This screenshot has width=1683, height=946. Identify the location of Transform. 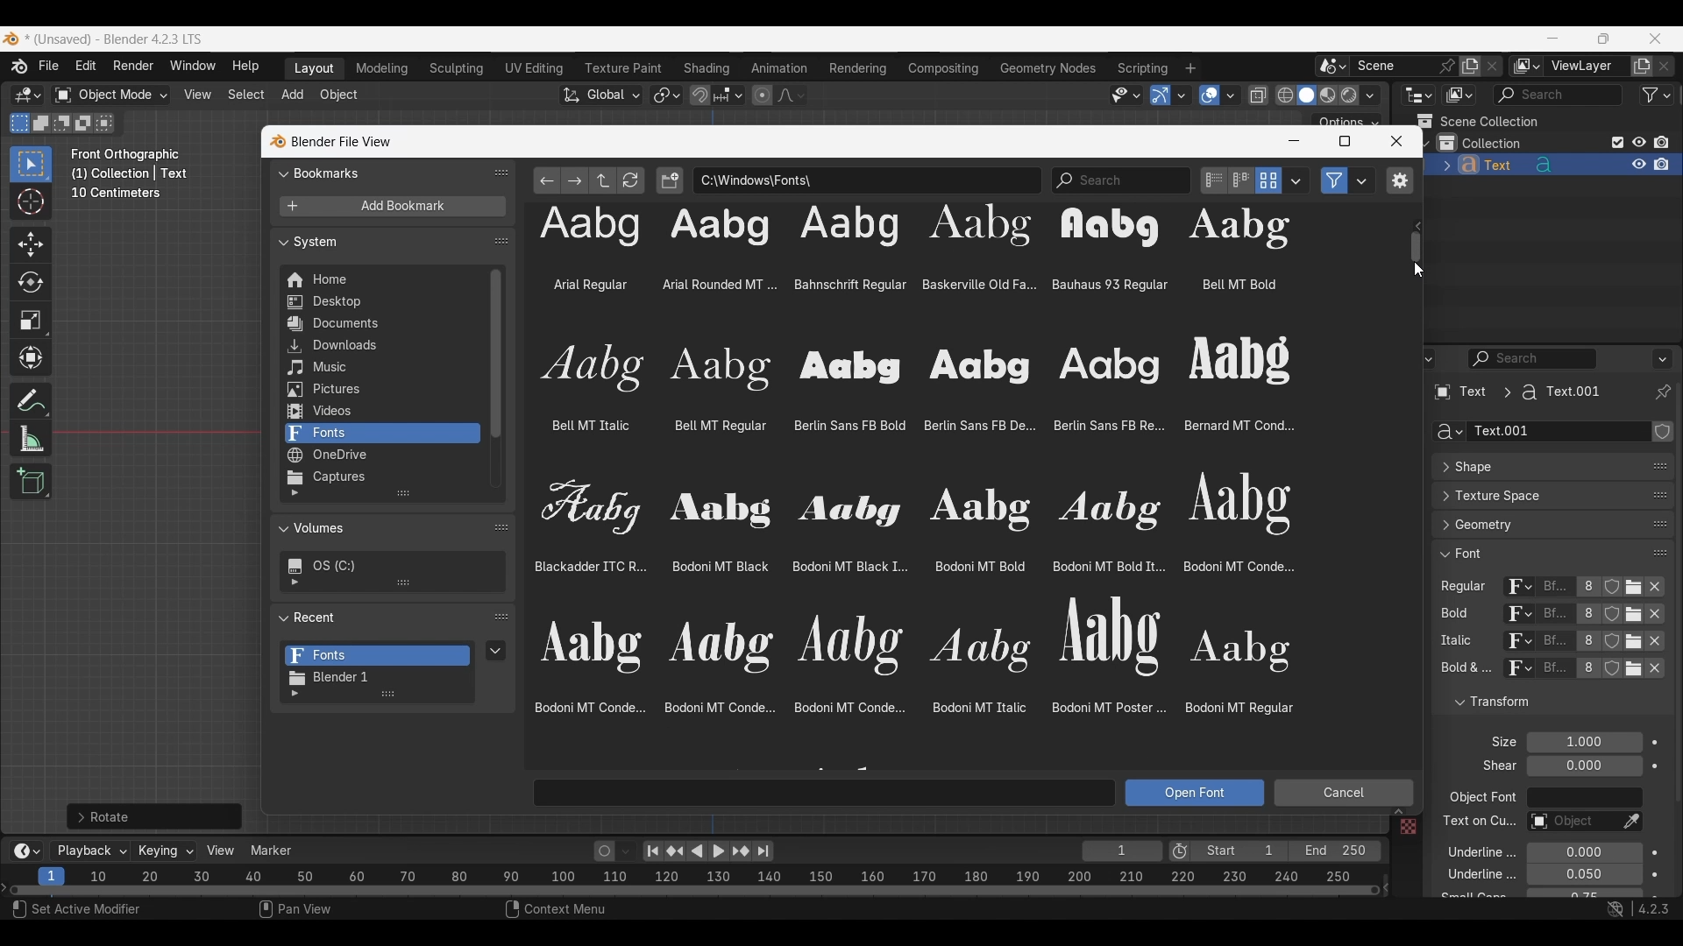
(30, 359).